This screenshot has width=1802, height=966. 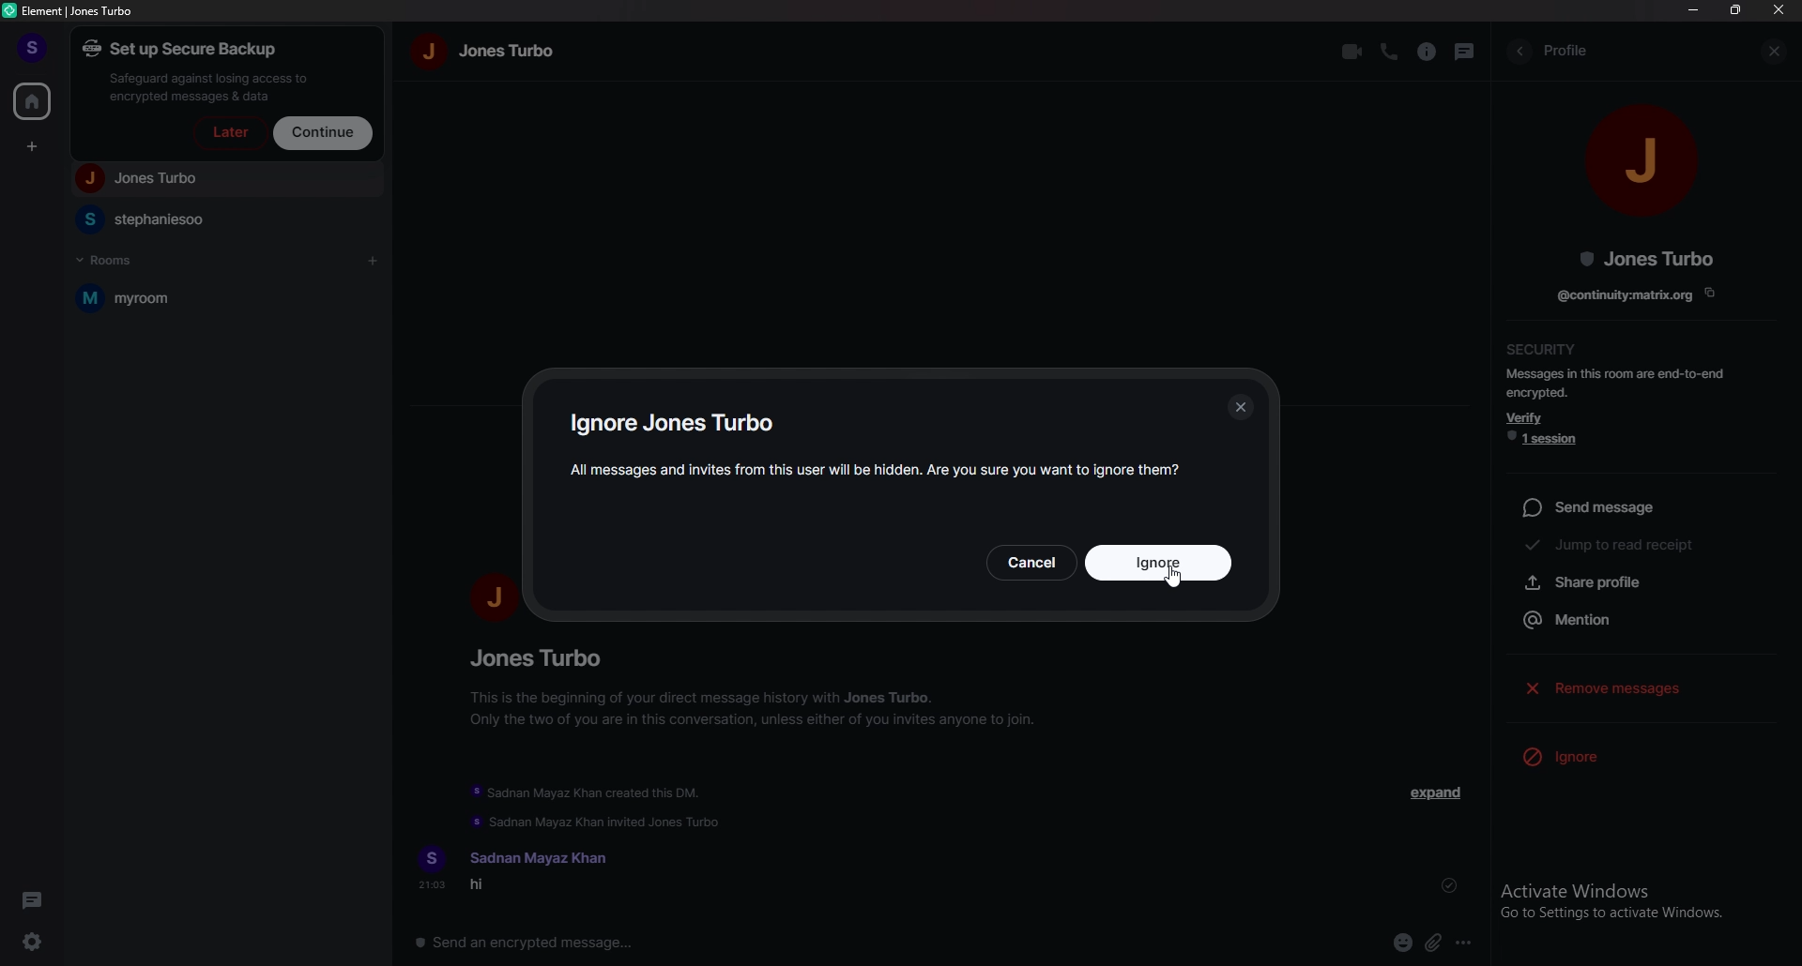 What do you see at coordinates (1157, 554) in the screenshot?
I see `ignore` at bounding box center [1157, 554].